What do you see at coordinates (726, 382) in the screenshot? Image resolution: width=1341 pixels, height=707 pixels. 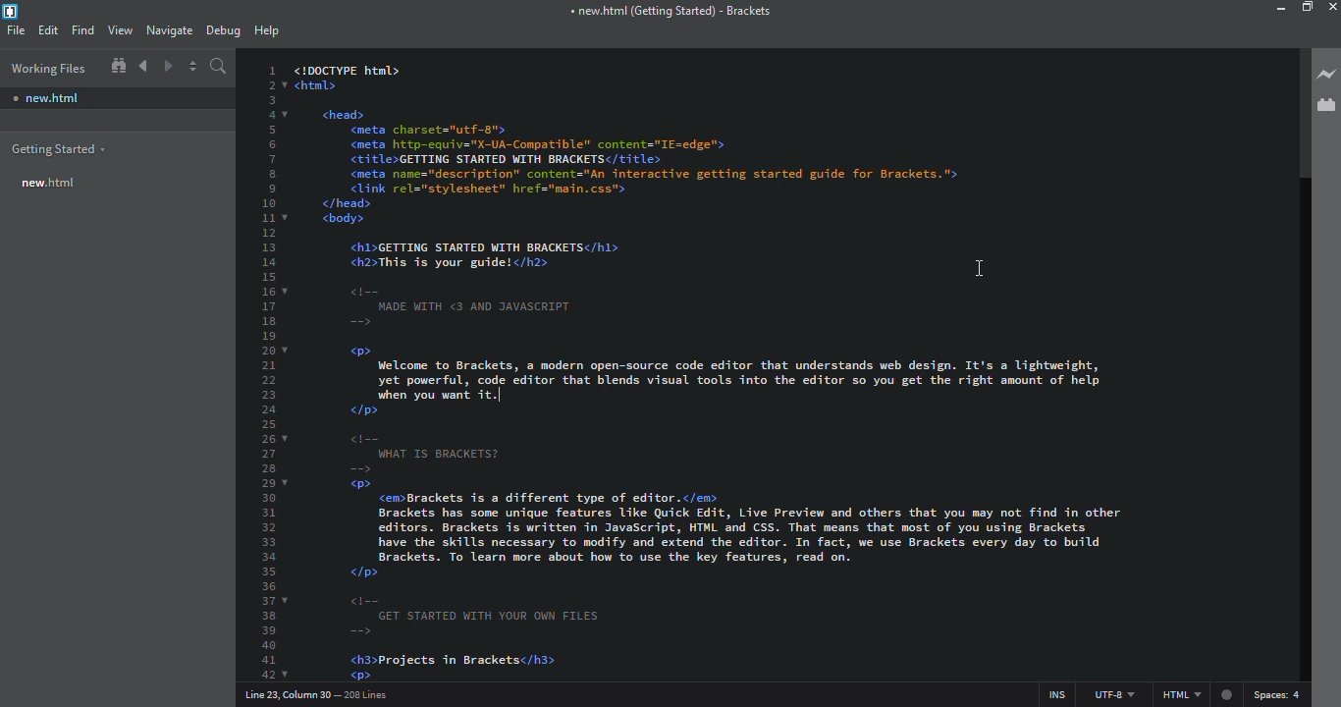 I see `line down` at bounding box center [726, 382].